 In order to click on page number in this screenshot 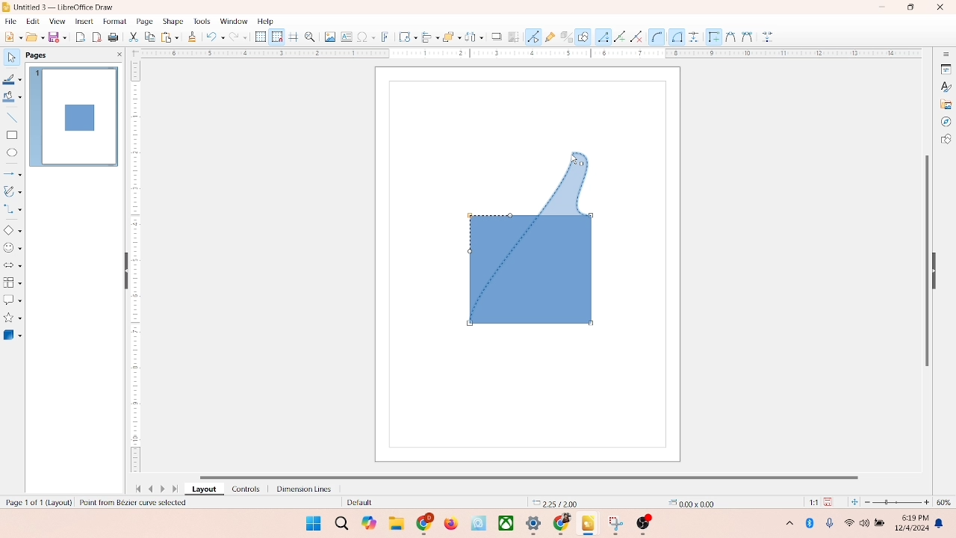, I will do `click(37, 501)`.